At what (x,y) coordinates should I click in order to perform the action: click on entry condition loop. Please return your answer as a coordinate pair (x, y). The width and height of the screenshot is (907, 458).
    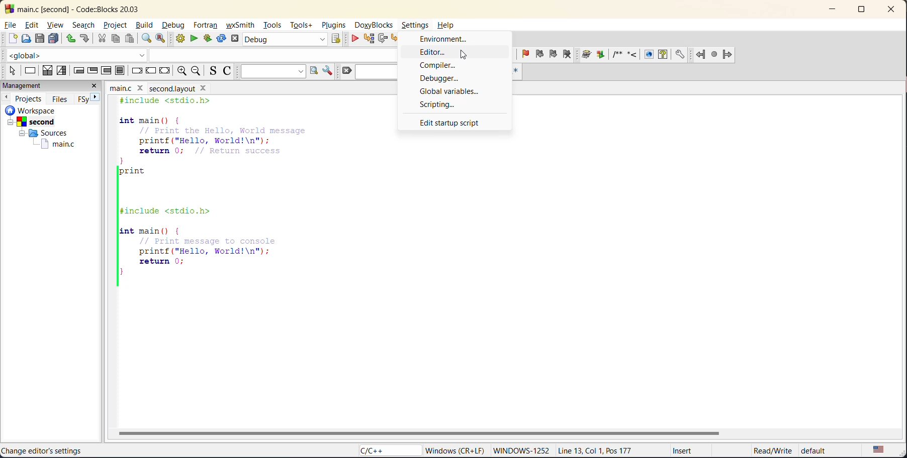
    Looking at the image, I should click on (78, 70).